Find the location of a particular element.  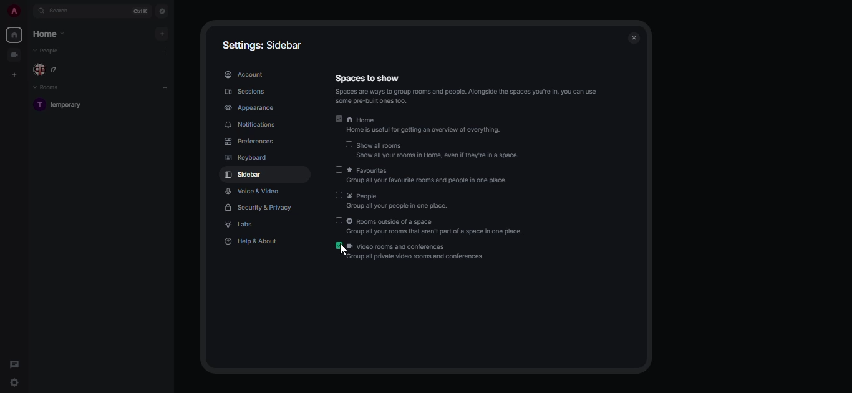

account is located at coordinates (243, 74).